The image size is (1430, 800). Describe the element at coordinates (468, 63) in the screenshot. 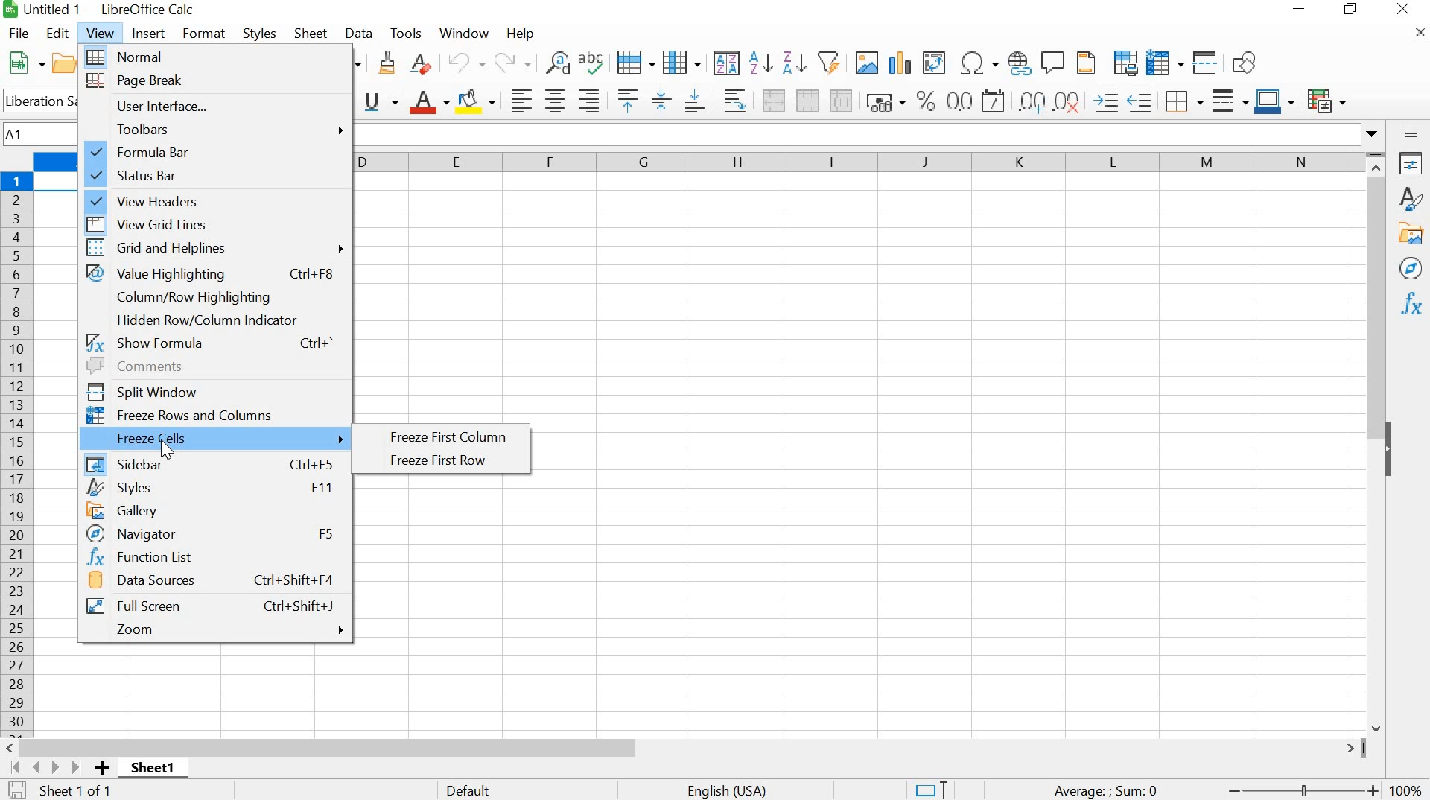

I see `UNDO` at that location.